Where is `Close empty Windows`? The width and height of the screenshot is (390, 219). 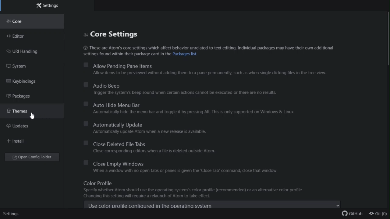
Close empty Windows is located at coordinates (186, 163).